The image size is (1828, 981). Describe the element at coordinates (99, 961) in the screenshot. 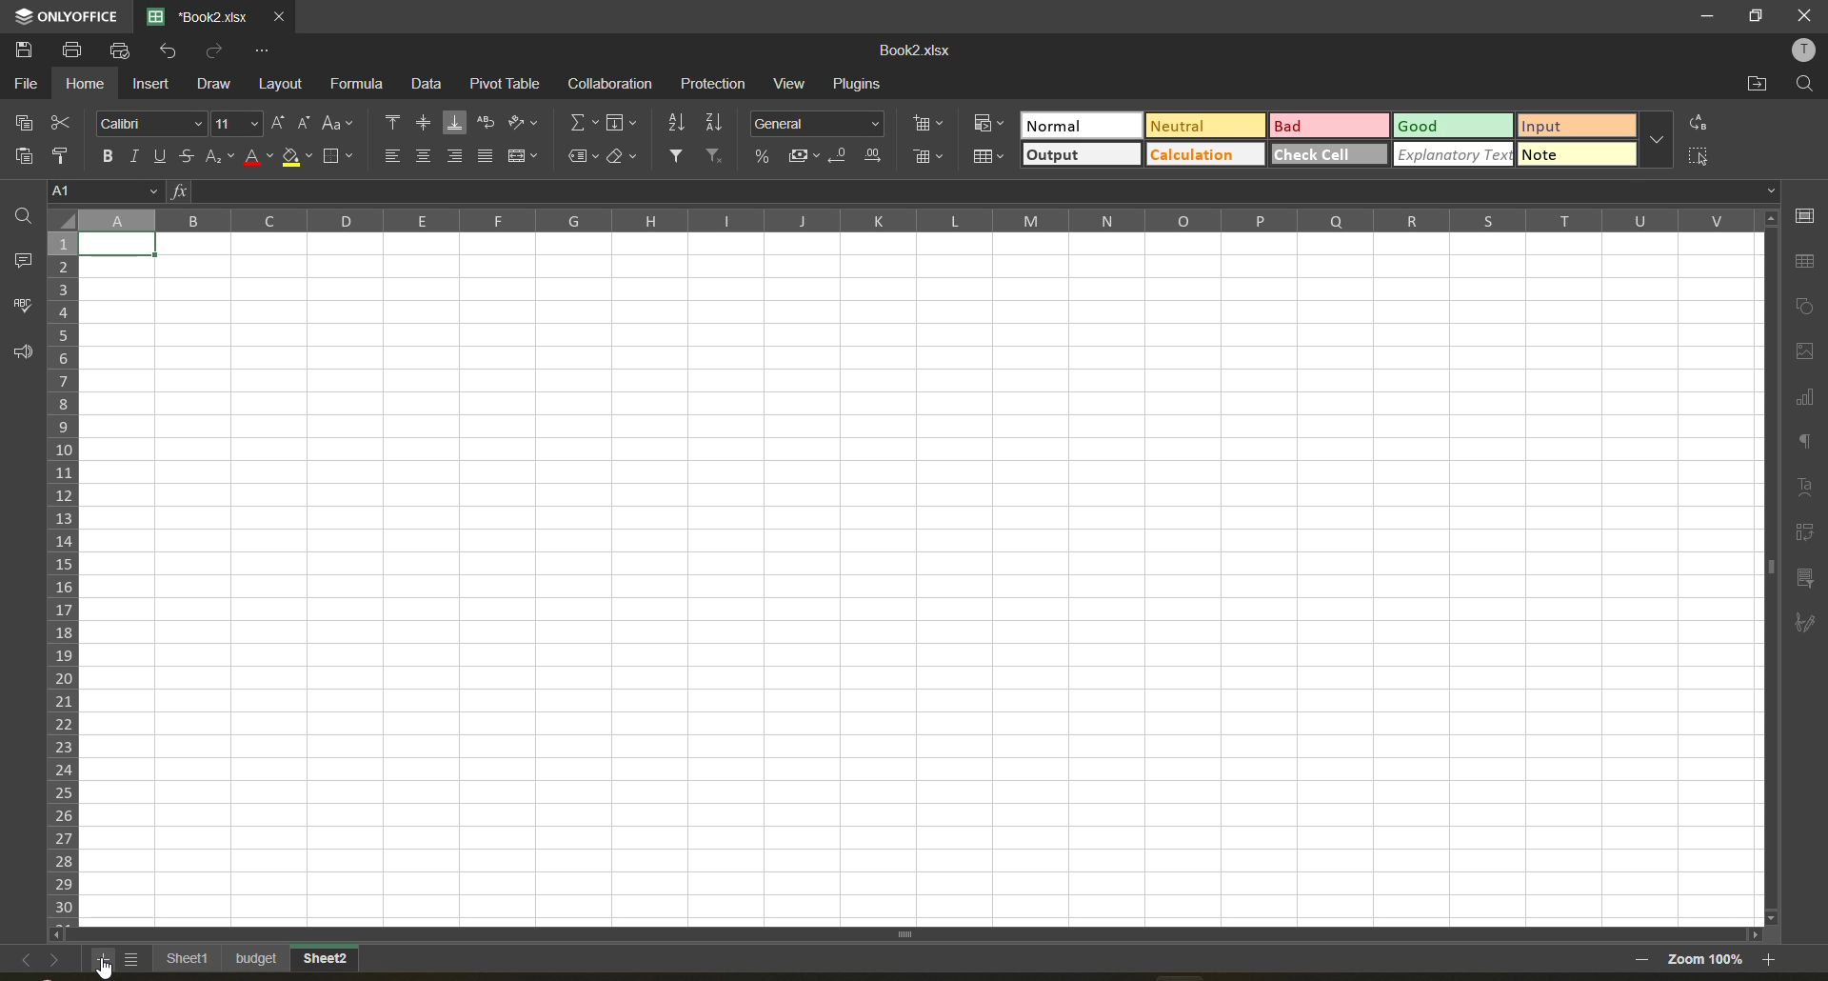

I see `add sheet` at that location.